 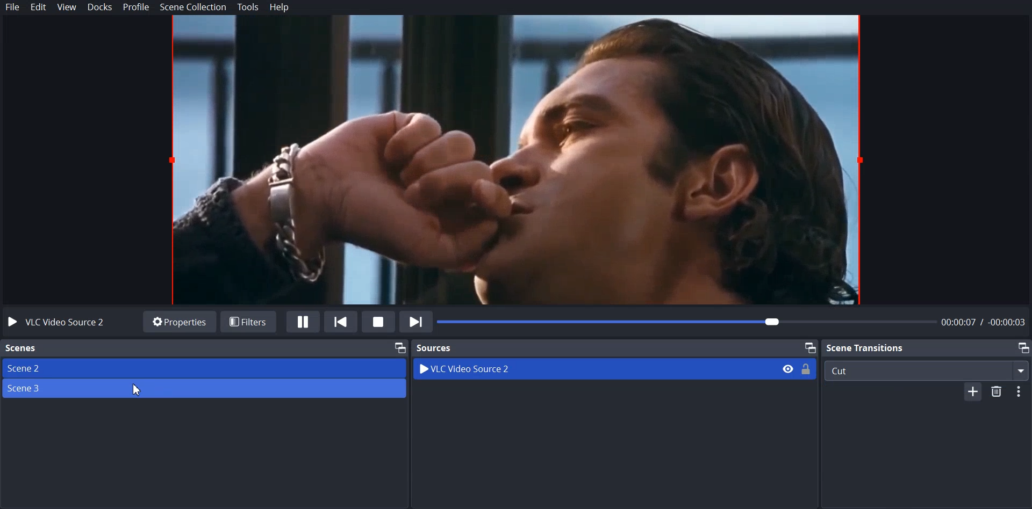 What do you see at coordinates (137, 8) in the screenshot?
I see `Profile` at bounding box center [137, 8].